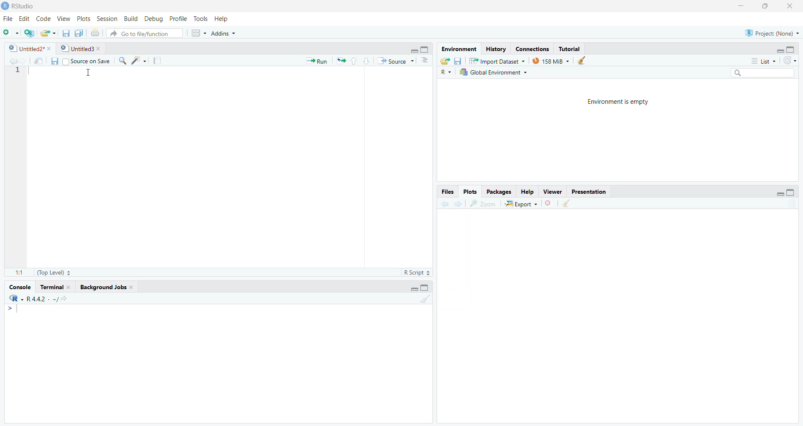  What do you see at coordinates (531, 47) in the screenshot?
I see `Connections` at bounding box center [531, 47].